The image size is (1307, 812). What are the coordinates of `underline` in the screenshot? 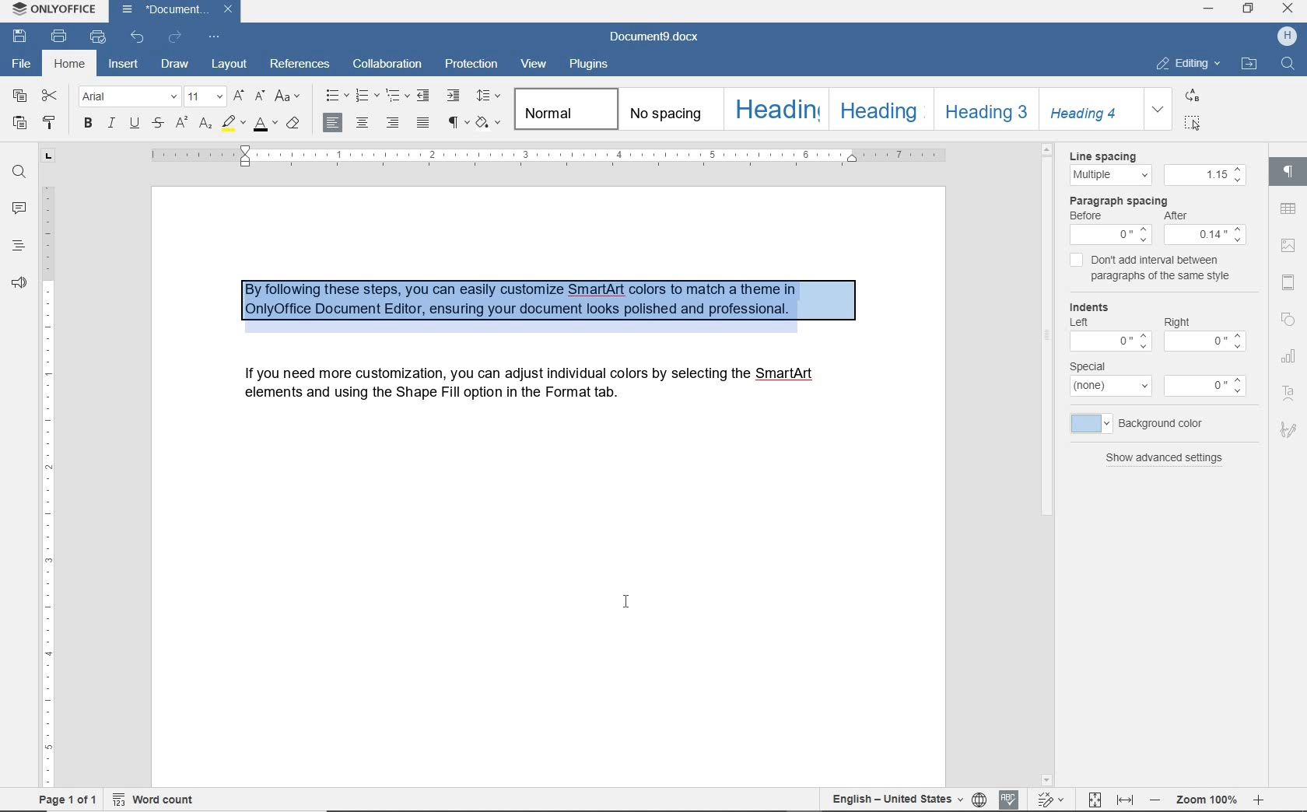 It's located at (135, 124).